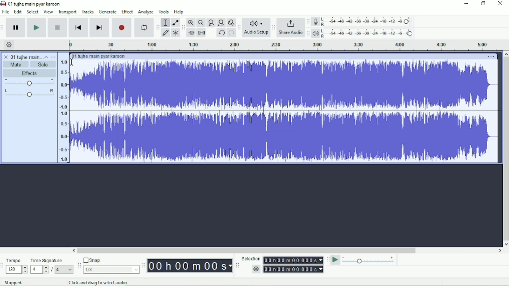 Image resolution: width=509 pixels, height=286 pixels. Describe the element at coordinates (68, 12) in the screenshot. I see `Transport` at that location.